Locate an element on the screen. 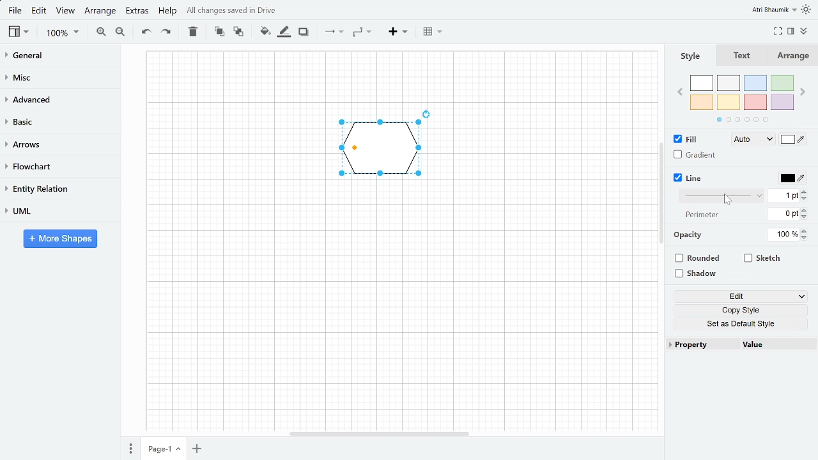  Increase line width is located at coordinates (805, 192).